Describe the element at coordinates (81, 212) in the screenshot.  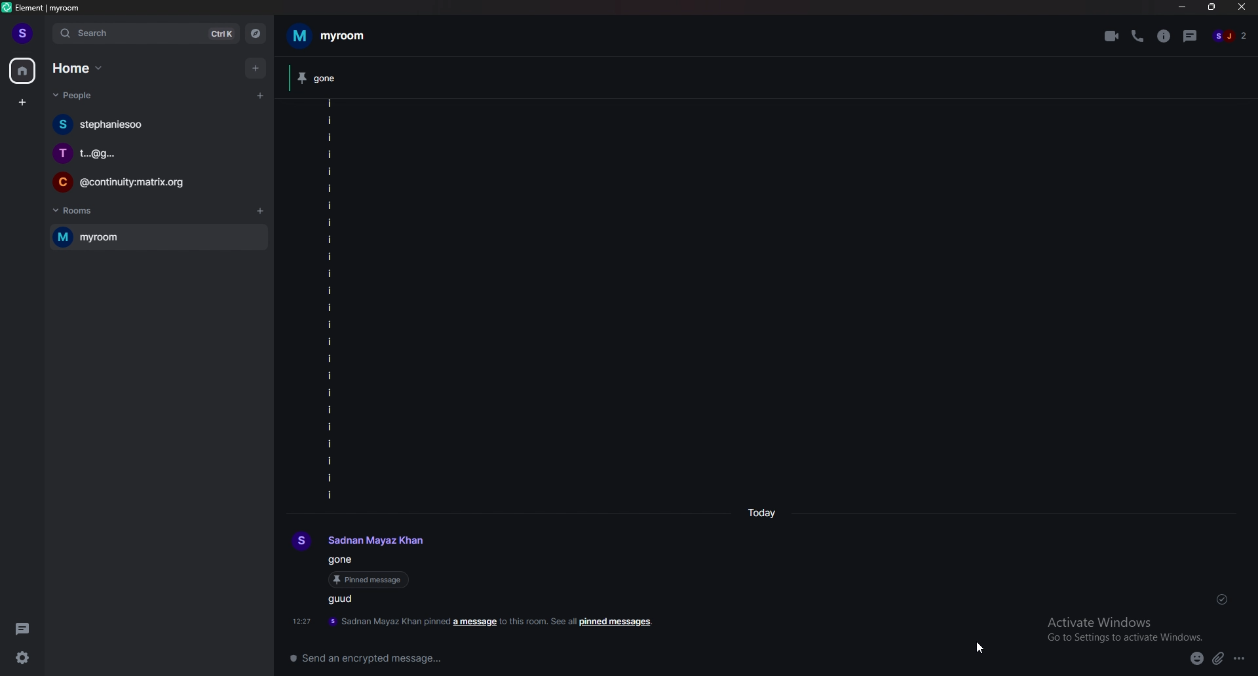
I see `rooms` at that location.